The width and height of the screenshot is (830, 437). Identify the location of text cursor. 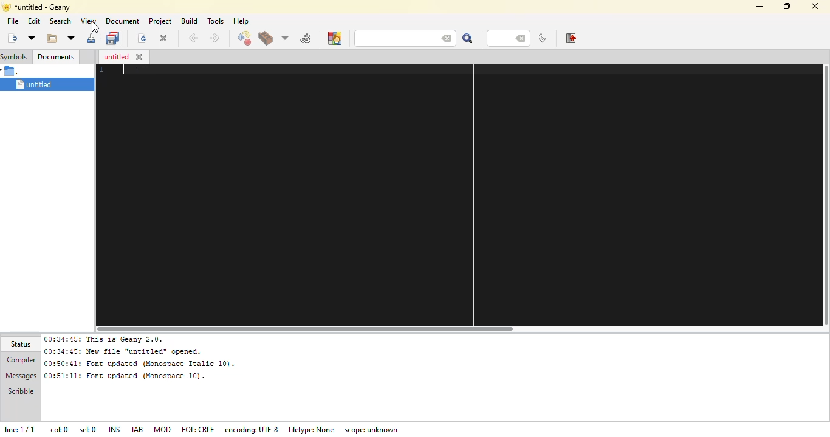
(125, 70).